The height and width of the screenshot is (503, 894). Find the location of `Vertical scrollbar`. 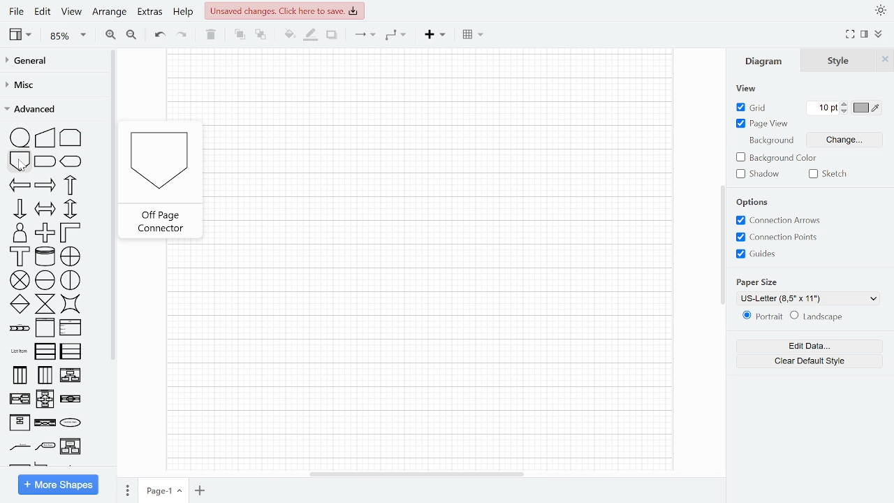

Vertical scrollbar is located at coordinates (722, 245).